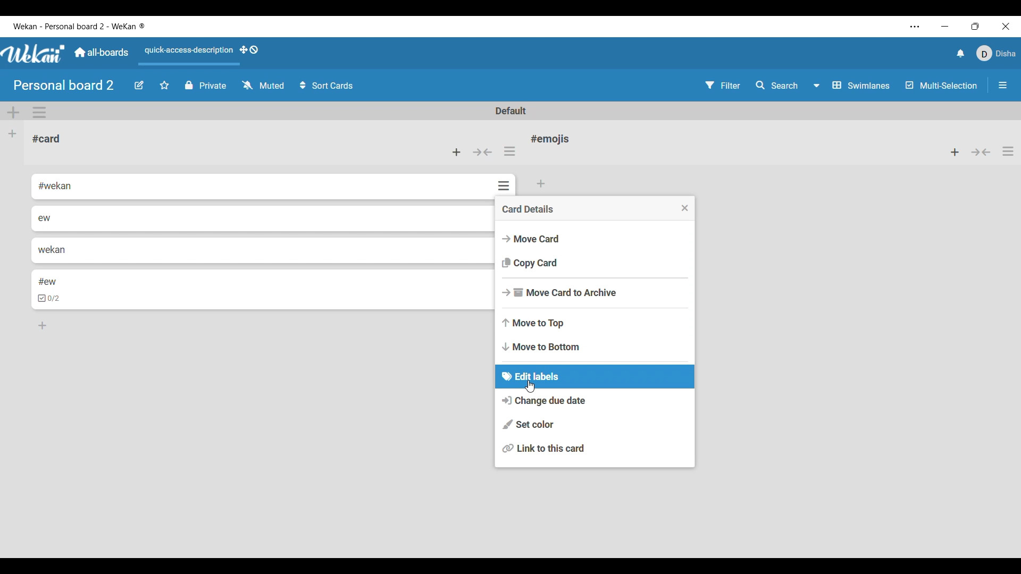 The width and height of the screenshot is (1021, 574). What do you see at coordinates (12, 134) in the screenshot?
I see `Add list` at bounding box center [12, 134].